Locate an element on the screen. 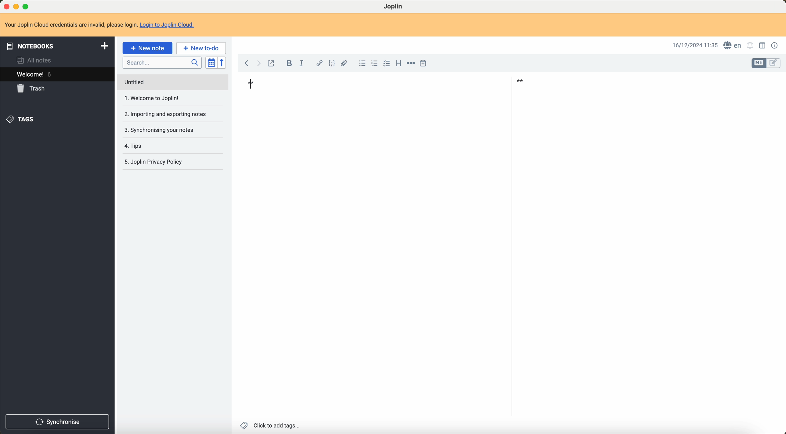 Image resolution: width=786 pixels, height=434 pixels. language is located at coordinates (732, 45).